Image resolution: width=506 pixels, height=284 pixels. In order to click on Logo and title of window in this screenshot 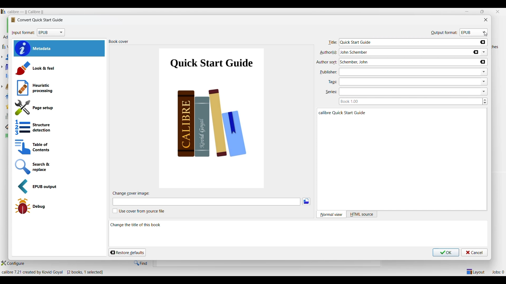, I will do `click(37, 20)`.